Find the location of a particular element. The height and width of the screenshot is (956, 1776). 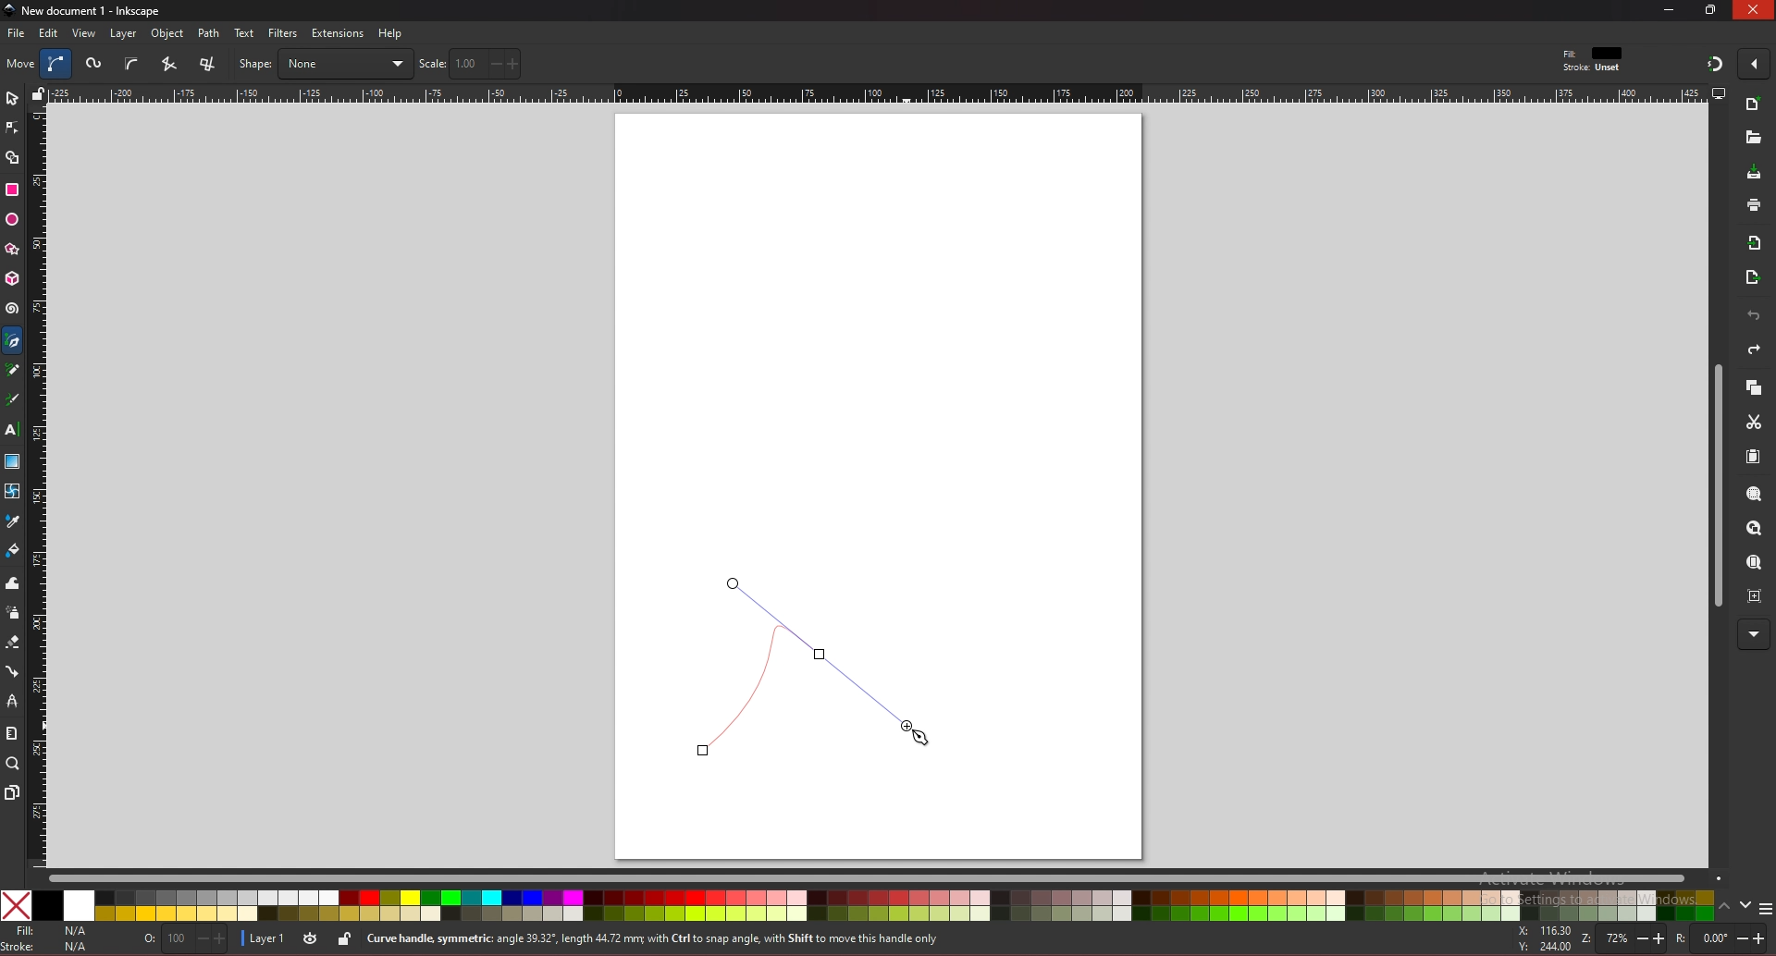

import is located at coordinates (1758, 243).